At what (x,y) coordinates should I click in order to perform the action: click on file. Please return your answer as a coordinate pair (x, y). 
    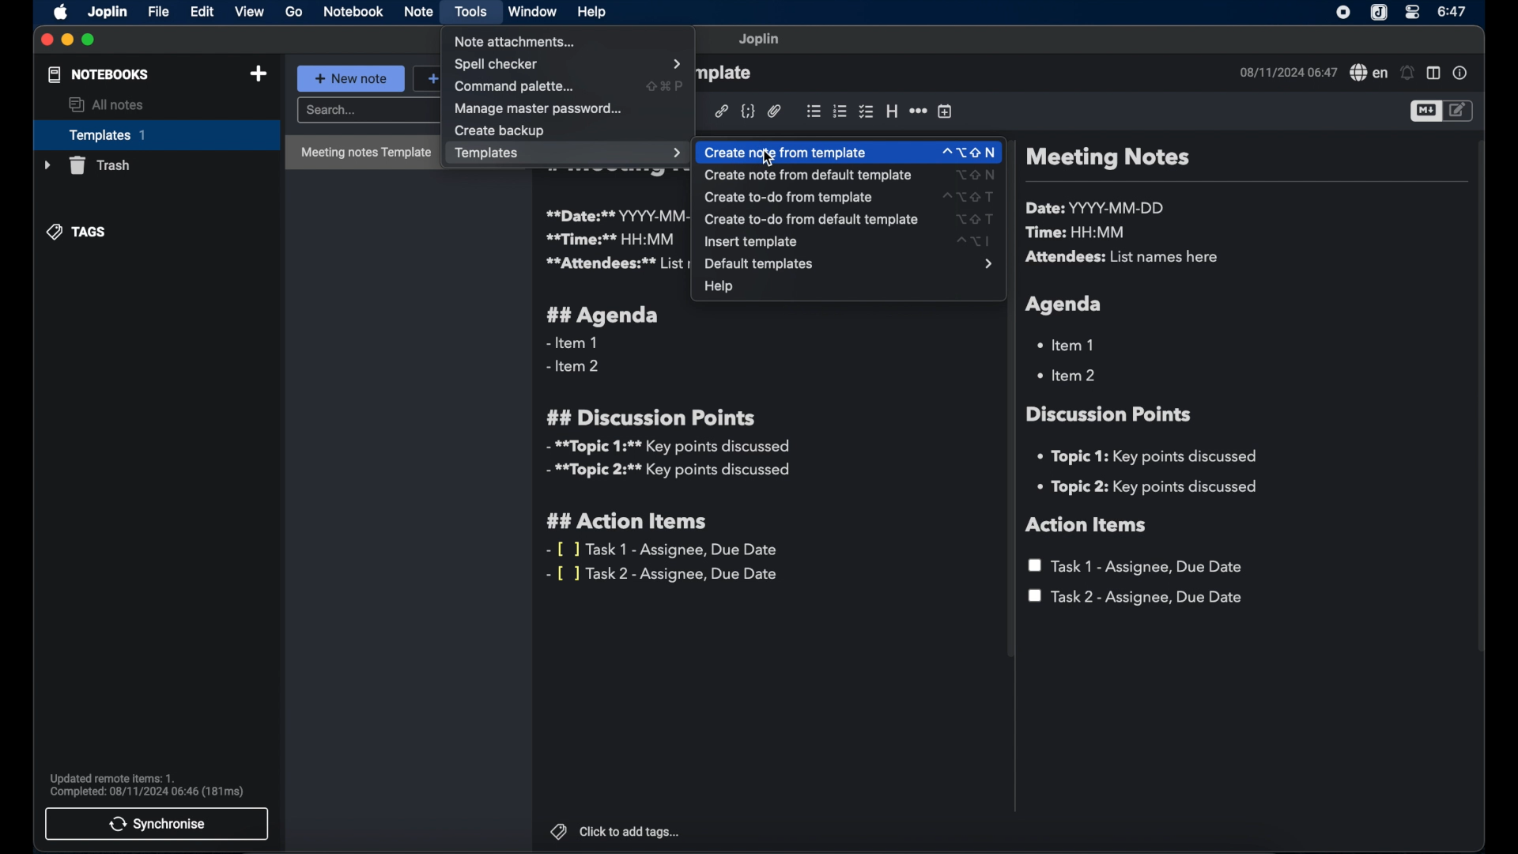
    Looking at the image, I should click on (158, 11).